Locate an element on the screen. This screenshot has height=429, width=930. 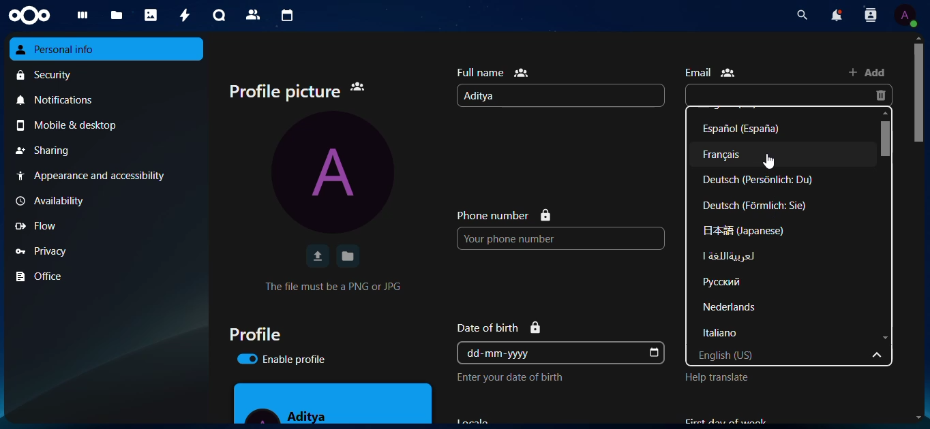
date of birth is located at coordinates (502, 326).